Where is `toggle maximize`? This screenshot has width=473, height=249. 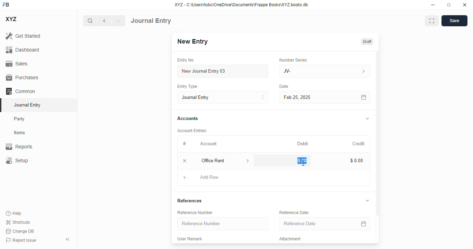 toggle maximize is located at coordinates (448, 5).